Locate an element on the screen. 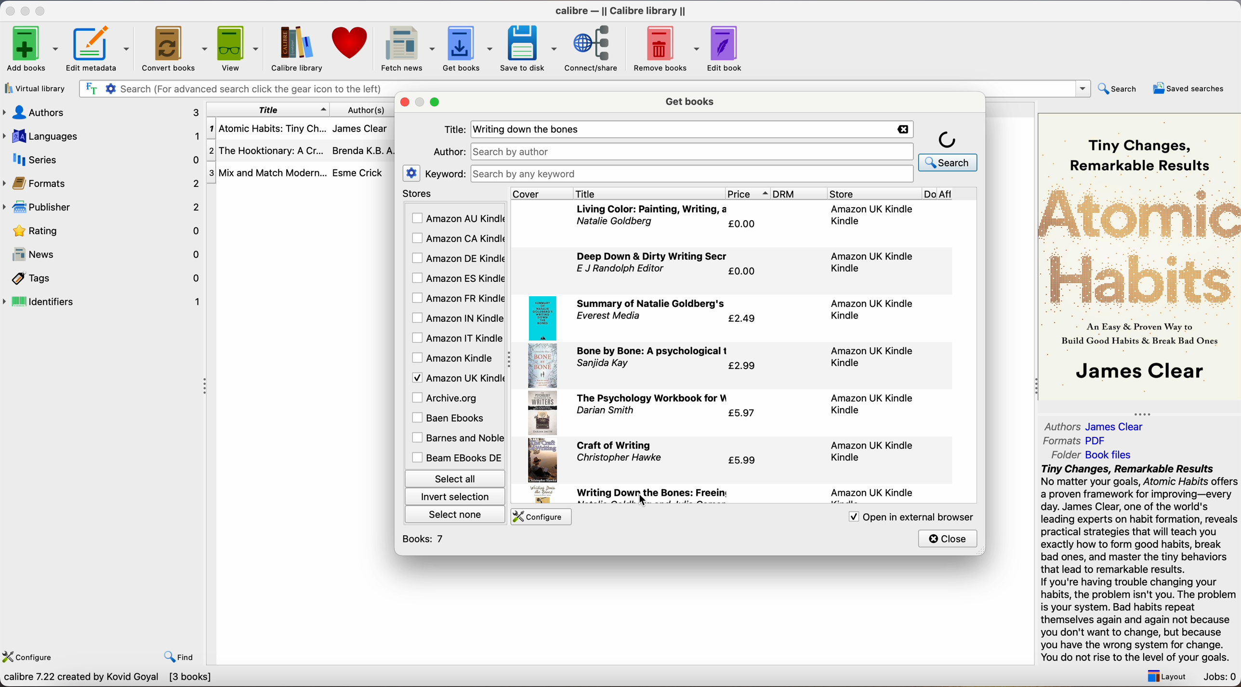 The width and height of the screenshot is (1241, 687). languages is located at coordinates (101, 135).